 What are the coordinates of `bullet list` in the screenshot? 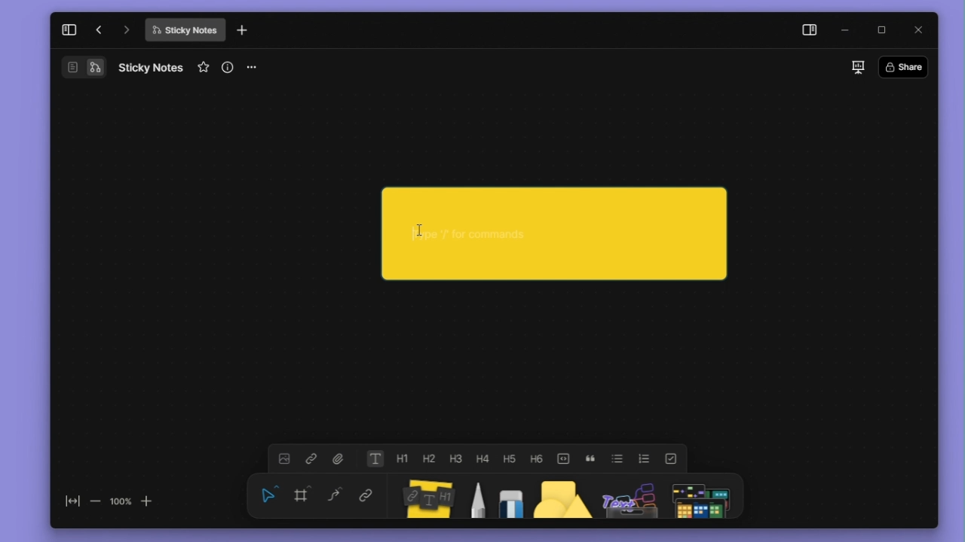 It's located at (620, 460).